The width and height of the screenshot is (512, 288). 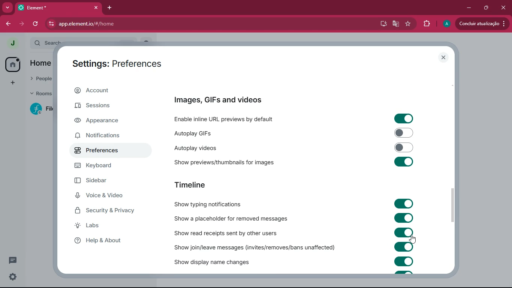 What do you see at coordinates (96, 8) in the screenshot?
I see `close tab` at bounding box center [96, 8].